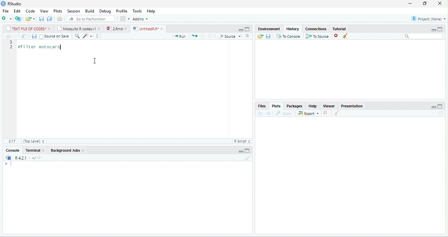 Image resolution: width=448 pixels, height=237 pixels. What do you see at coordinates (242, 141) in the screenshot?
I see `R script` at bounding box center [242, 141].